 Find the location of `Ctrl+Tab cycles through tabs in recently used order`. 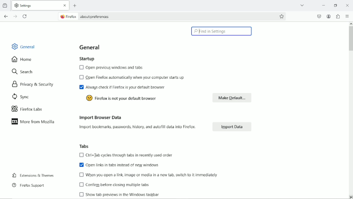

Ctrl+Tab cycles through tabs in recently used order is located at coordinates (126, 155).